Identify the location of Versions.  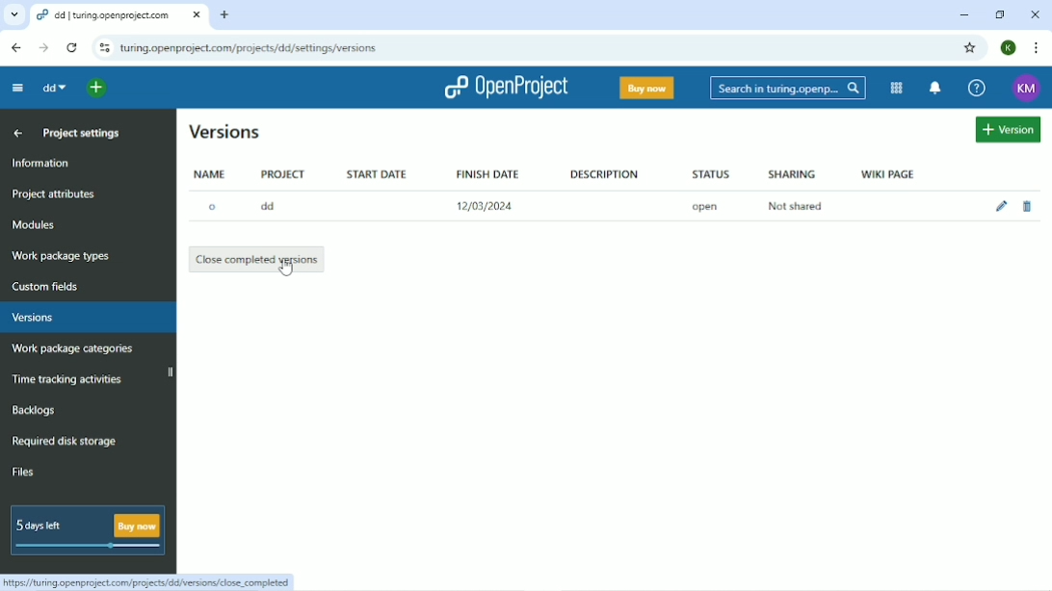
(35, 318).